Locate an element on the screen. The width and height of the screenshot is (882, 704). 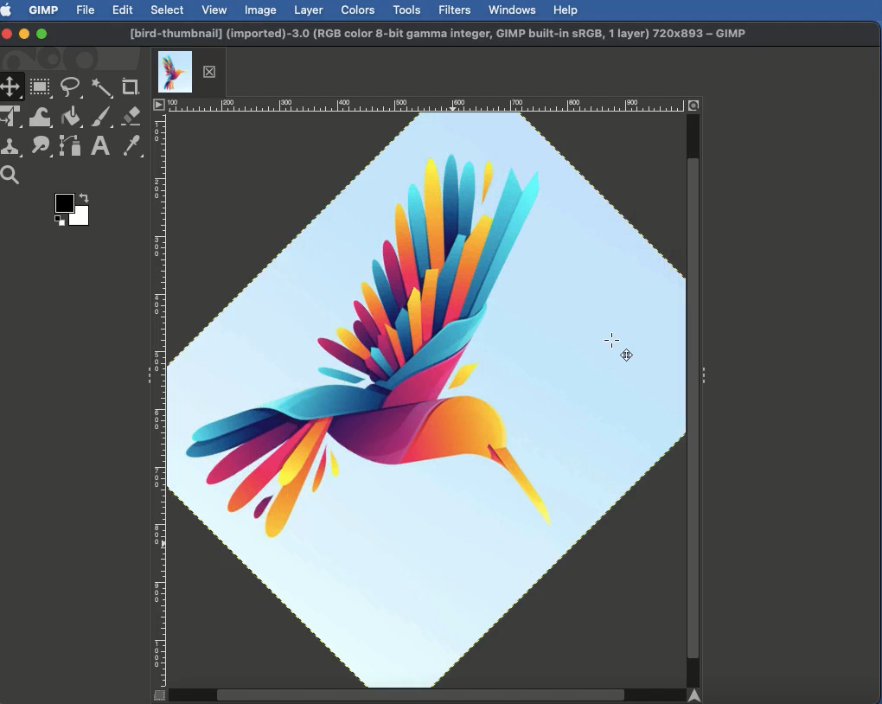
Maximize is located at coordinates (42, 35).